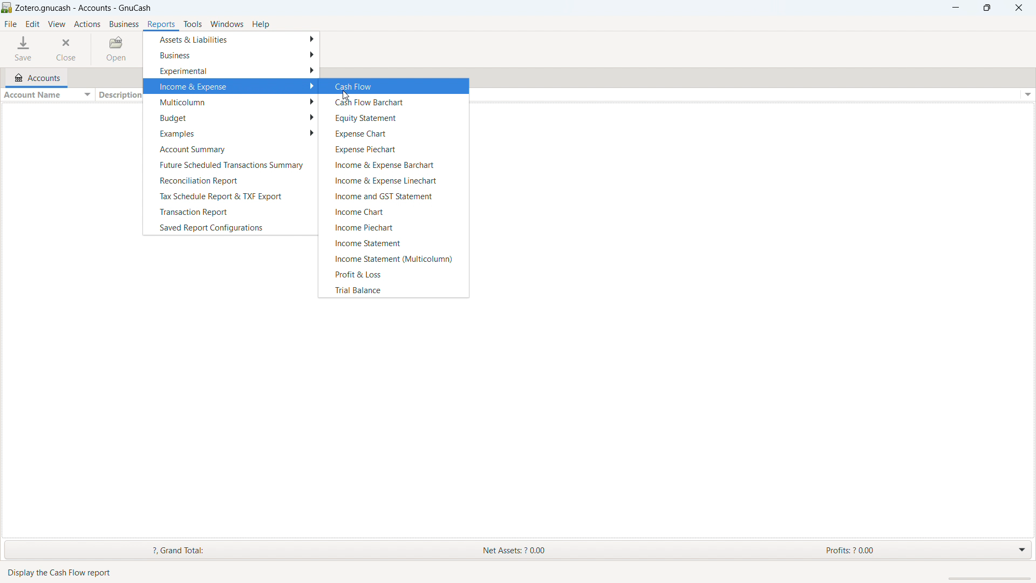 Image resolution: width=1036 pixels, height=583 pixels. I want to click on account summary, so click(229, 149).